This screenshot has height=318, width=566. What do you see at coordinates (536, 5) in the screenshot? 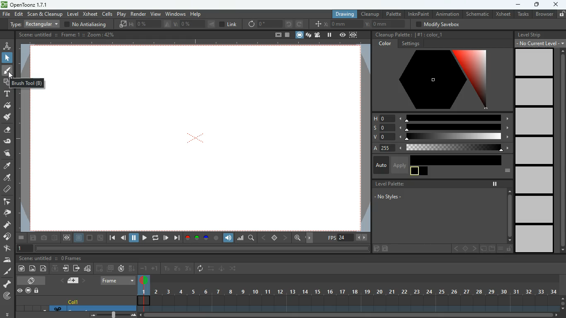
I see `maximize` at bounding box center [536, 5].